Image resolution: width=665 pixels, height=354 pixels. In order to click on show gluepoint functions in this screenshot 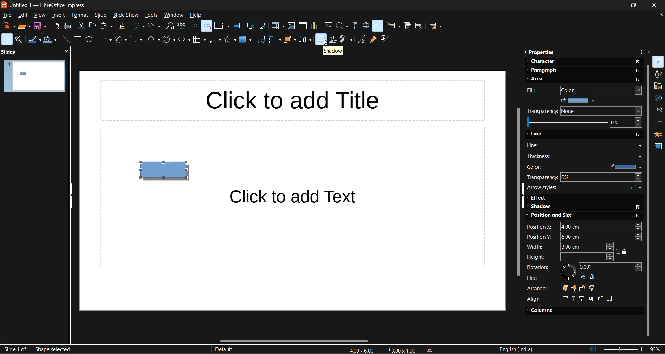, I will do `click(372, 39)`.